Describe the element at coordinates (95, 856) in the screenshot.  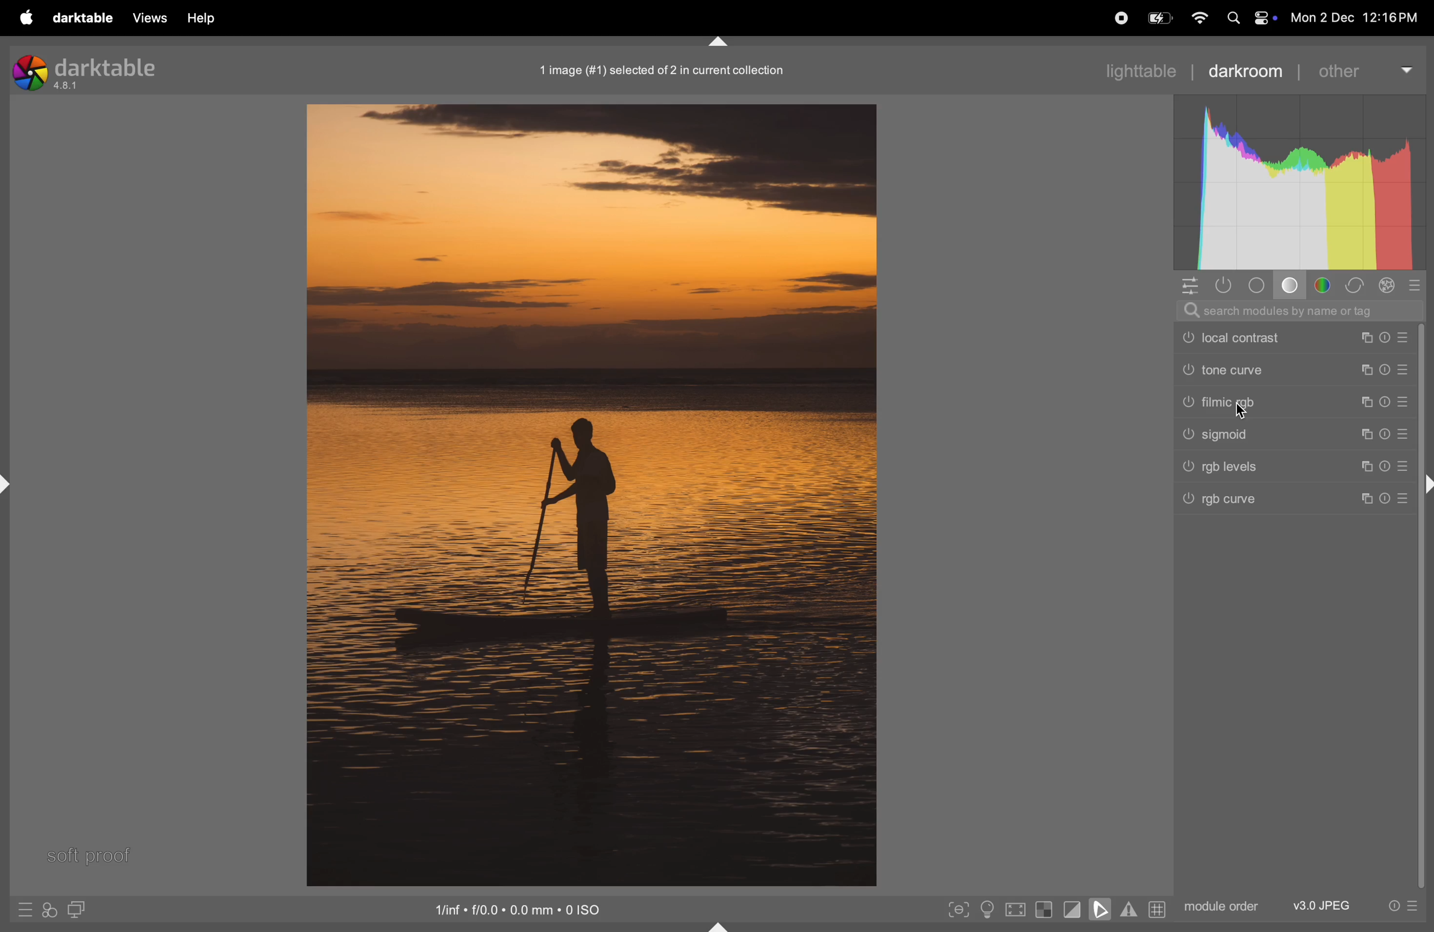
I see `softproof` at that location.